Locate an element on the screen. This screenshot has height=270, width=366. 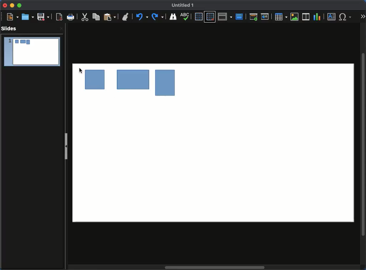
More is located at coordinates (362, 15).